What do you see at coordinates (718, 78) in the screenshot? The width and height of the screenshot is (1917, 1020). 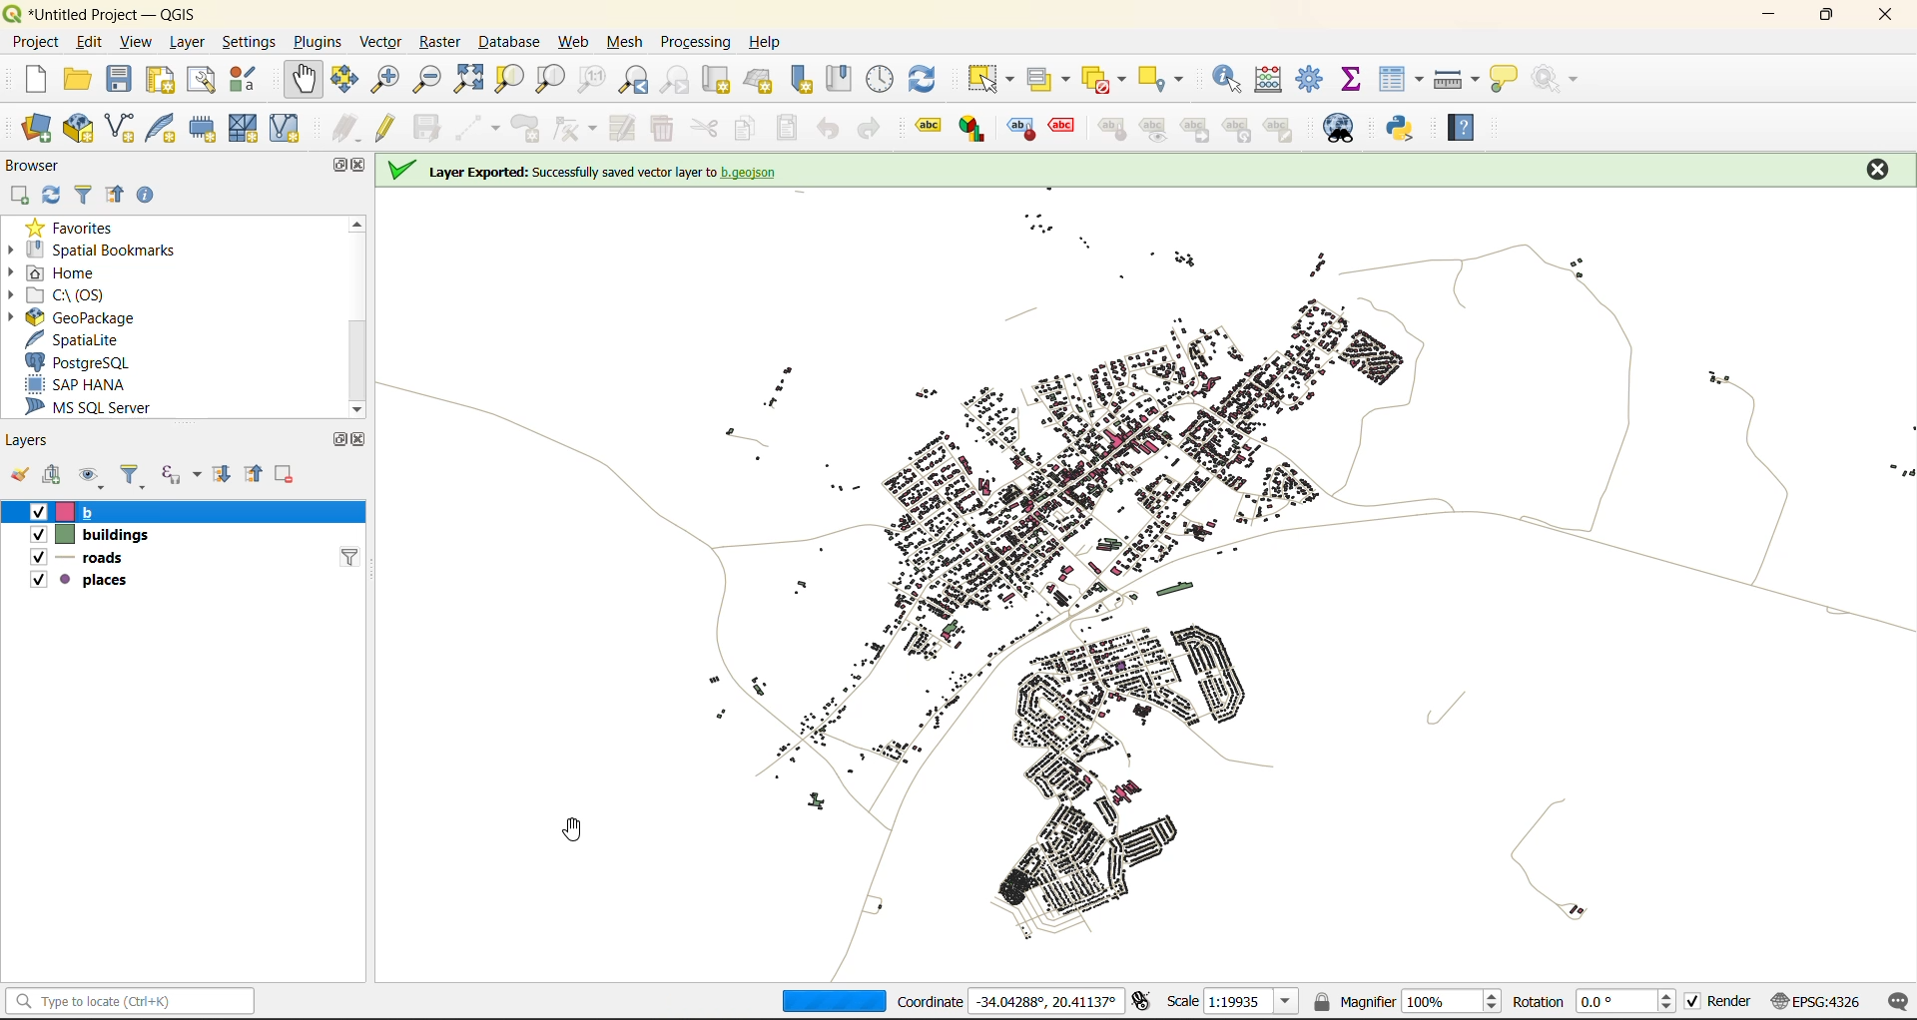 I see `cut` at bounding box center [718, 78].